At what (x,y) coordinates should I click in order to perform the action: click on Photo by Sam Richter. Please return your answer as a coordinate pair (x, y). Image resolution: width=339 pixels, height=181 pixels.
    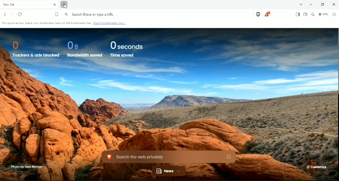
    Looking at the image, I should click on (26, 166).